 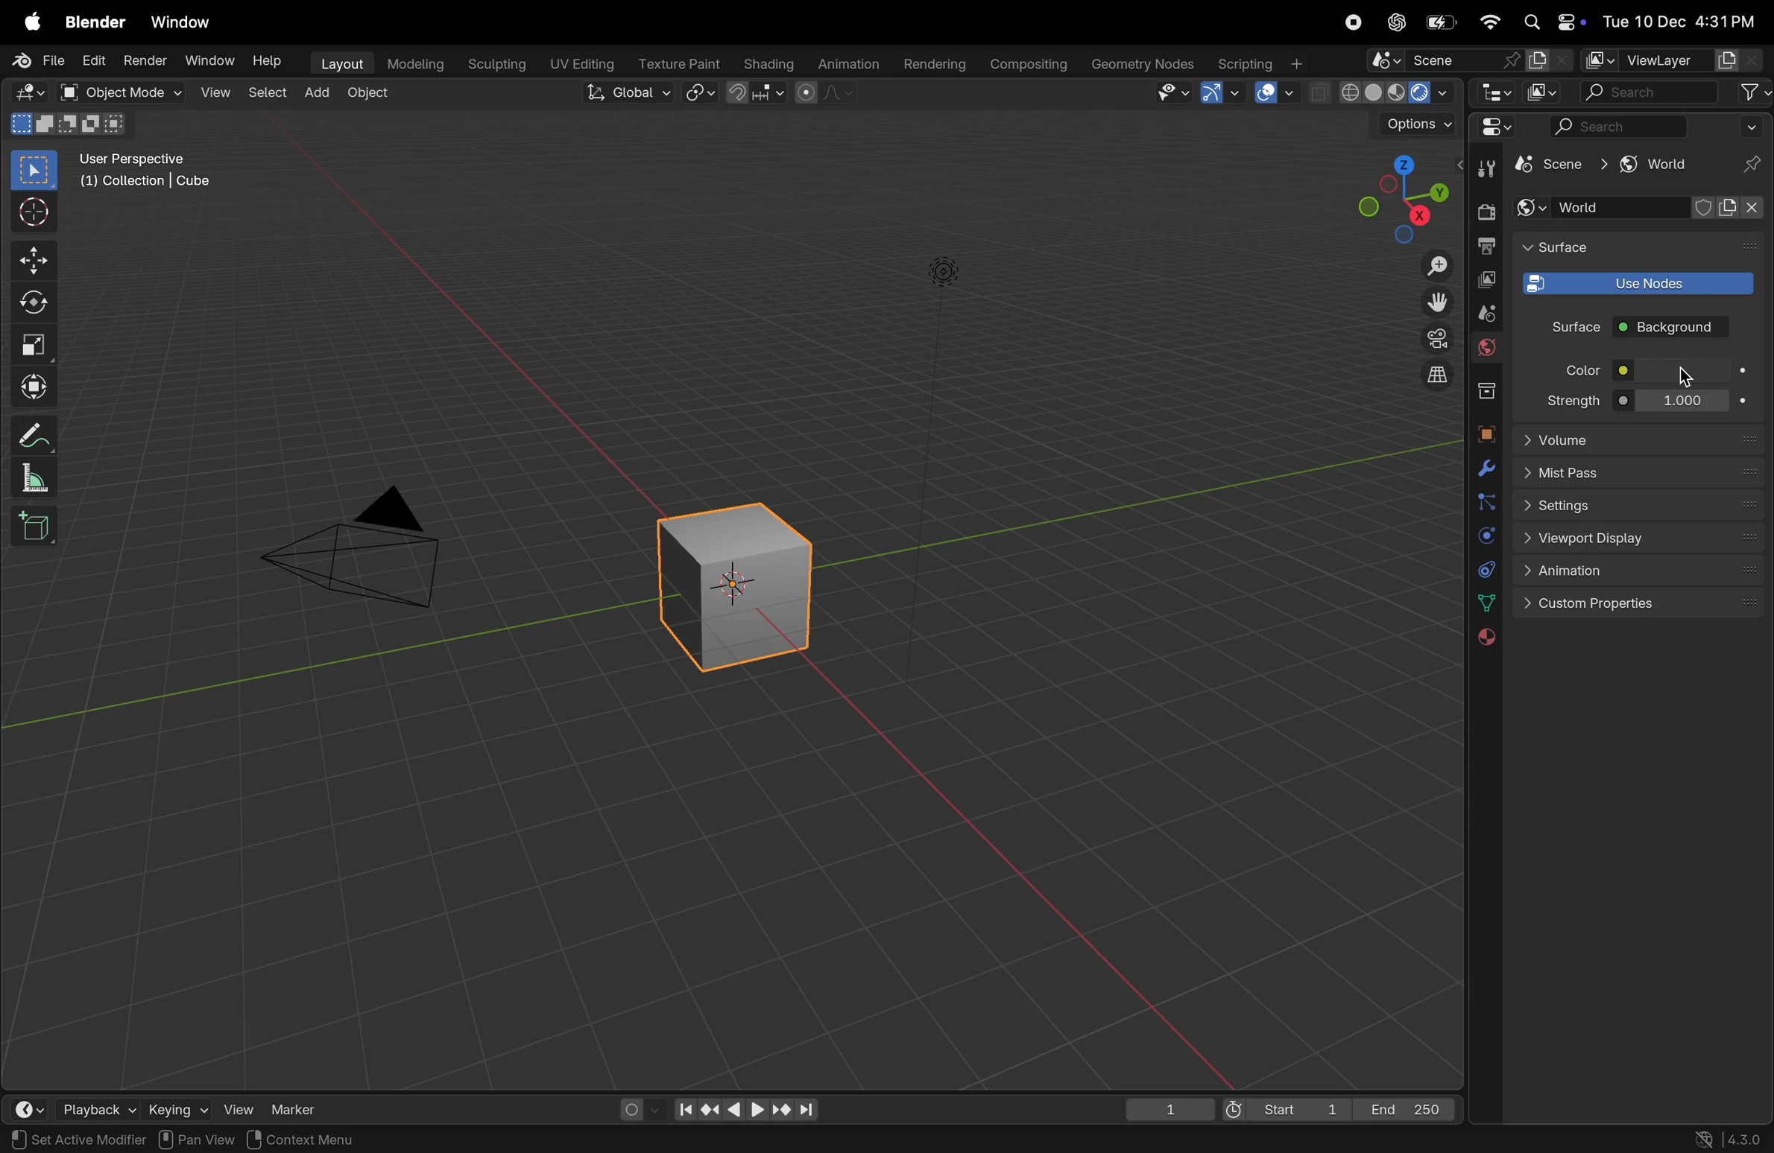 I want to click on auto keying, so click(x=637, y=1108).